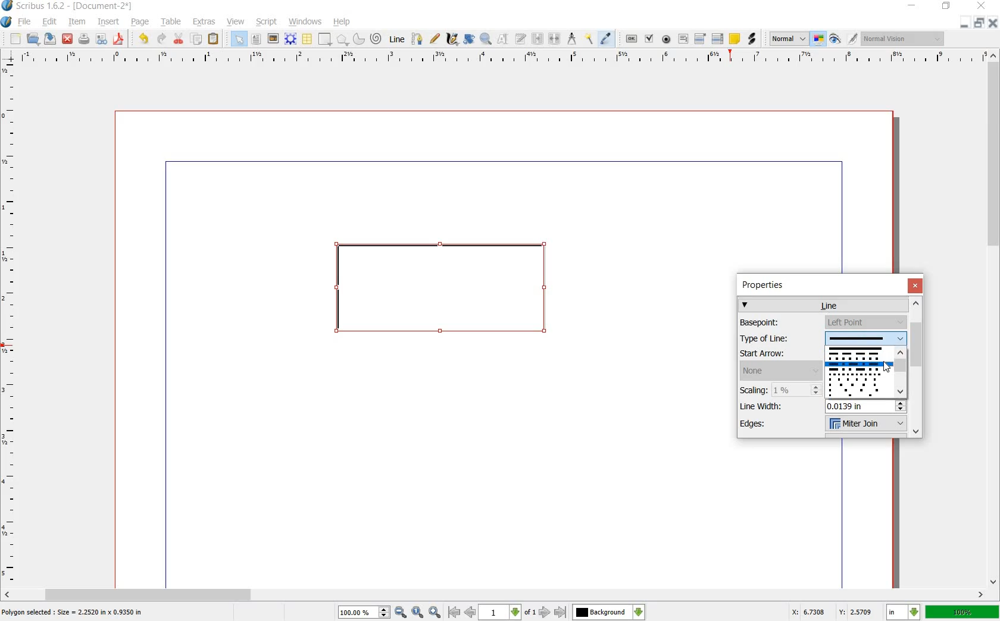 This screenshot has width=1000, height=621. Describe the element at coordinates (290, 39) in the screenshot. I see `RENDER FRAME` at that location.